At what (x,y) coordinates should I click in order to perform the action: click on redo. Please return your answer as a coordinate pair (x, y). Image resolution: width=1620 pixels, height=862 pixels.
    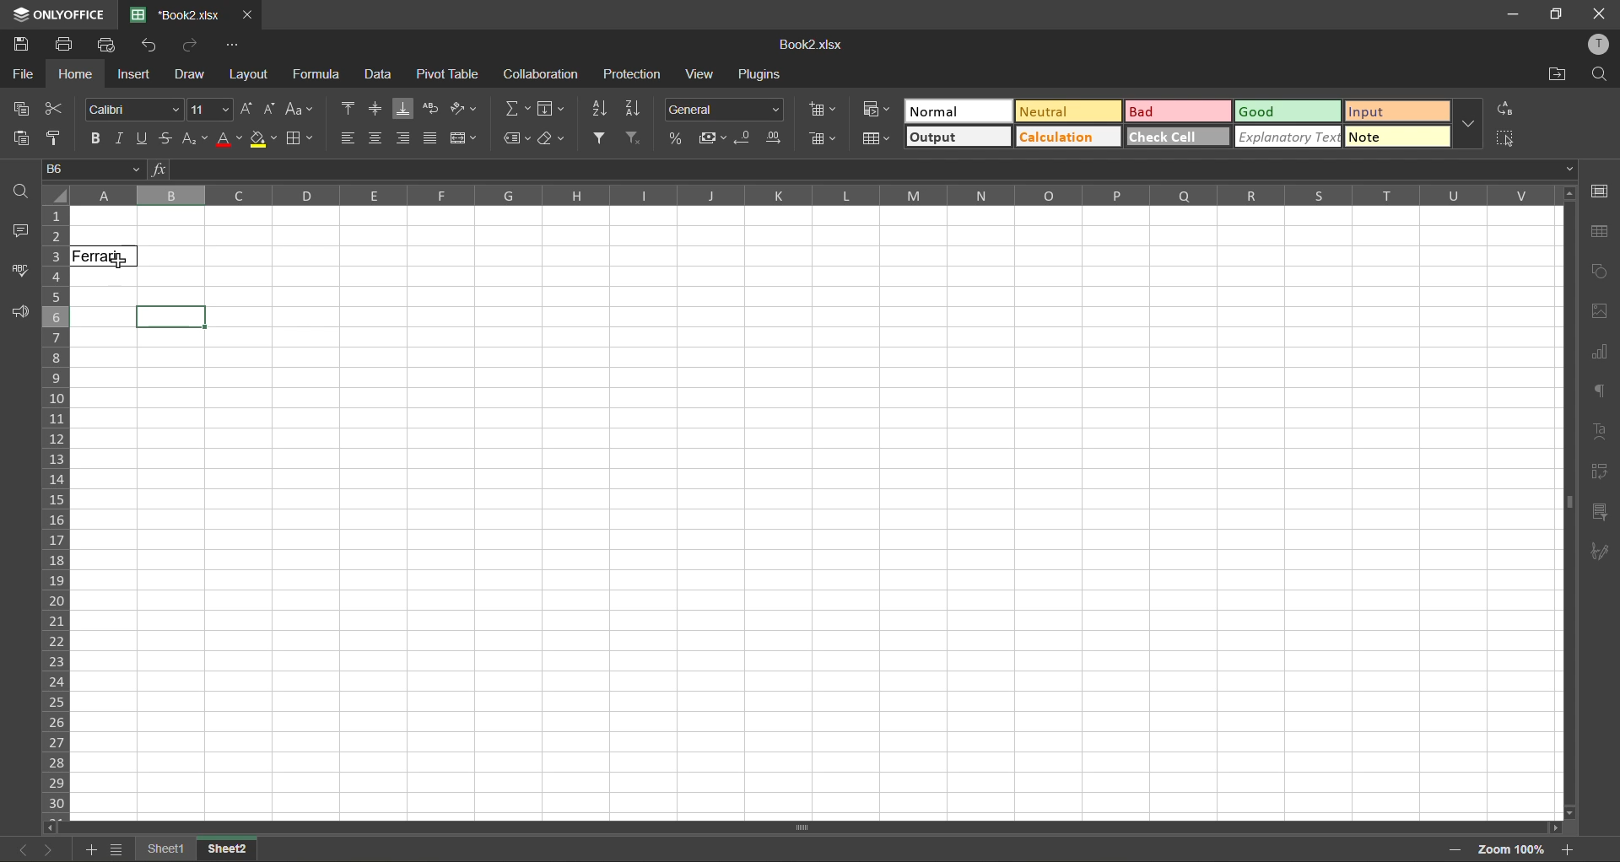
    Looking at the image, I should click on (192, 43).